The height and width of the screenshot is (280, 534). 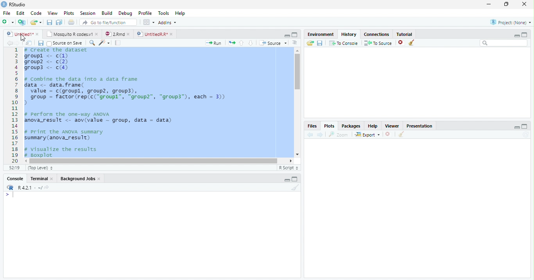 I want to click on background jobs, so click(x=81, y=179).